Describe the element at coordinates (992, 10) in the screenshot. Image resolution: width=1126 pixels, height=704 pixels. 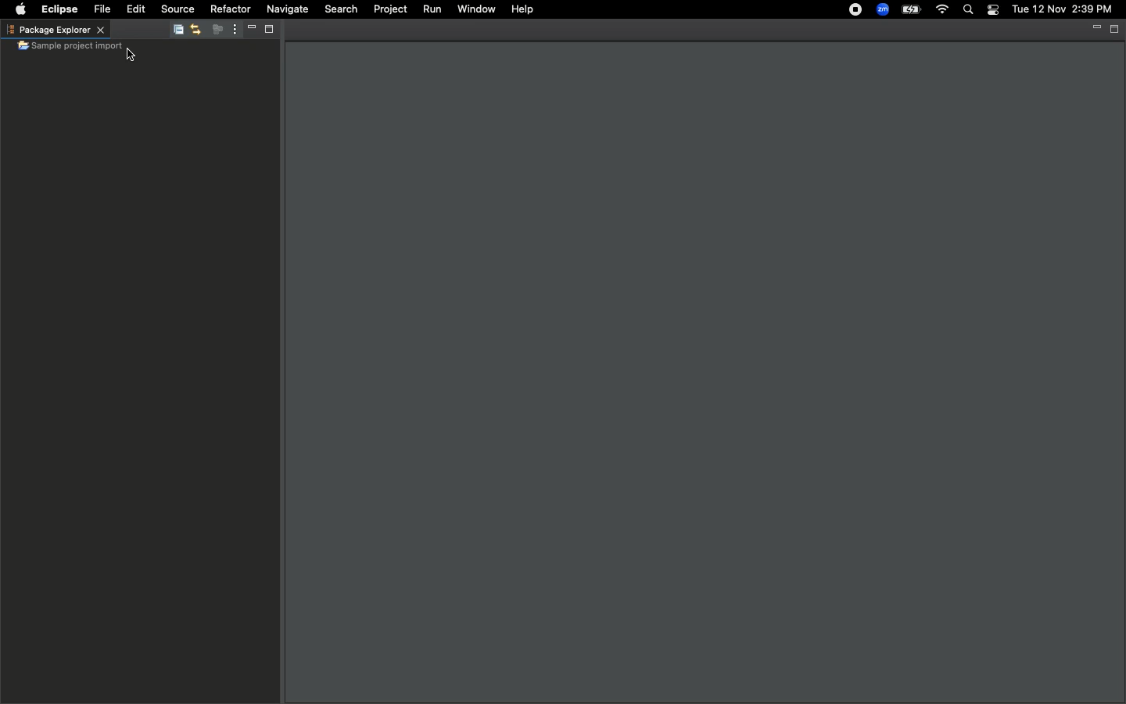
I see `Control center` at that location.